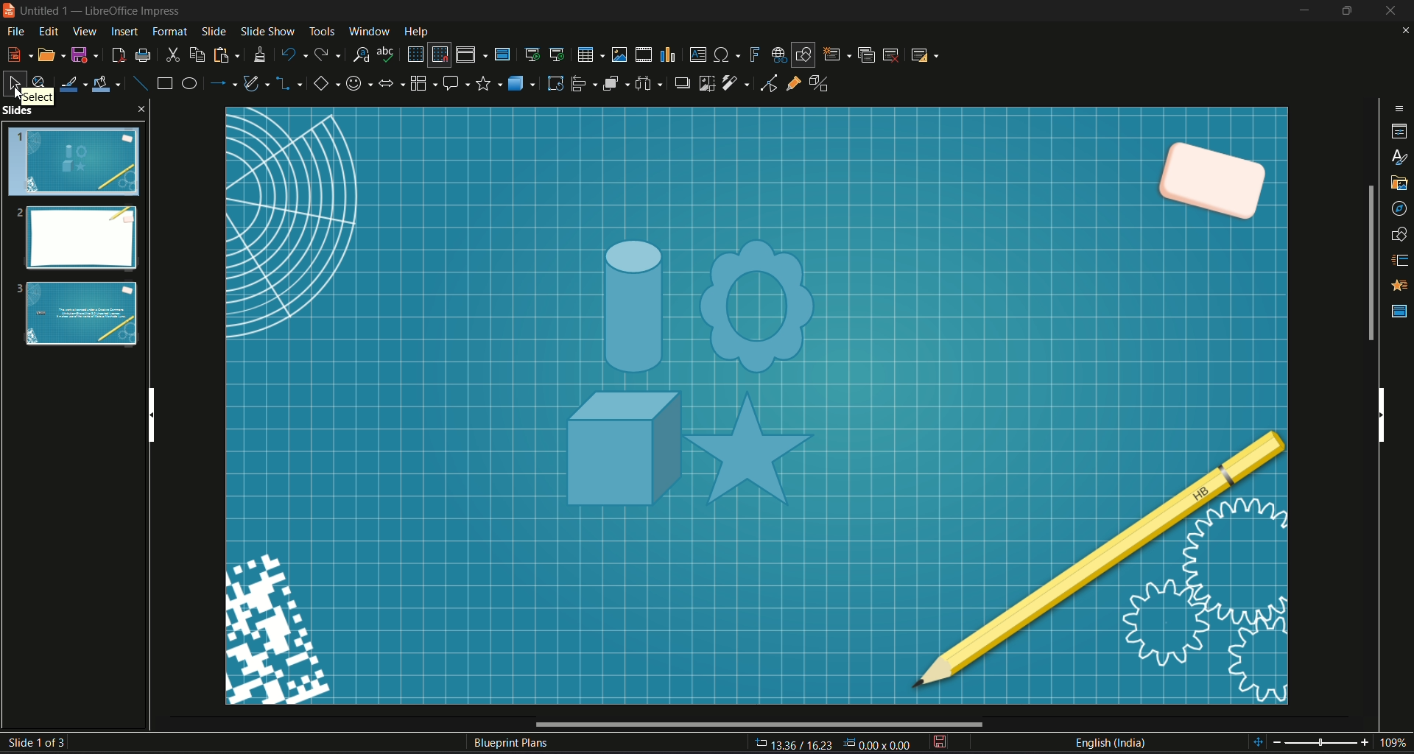  Describe the element at coordinates (366, 30) in the screenshot. I see `Window` at that location.